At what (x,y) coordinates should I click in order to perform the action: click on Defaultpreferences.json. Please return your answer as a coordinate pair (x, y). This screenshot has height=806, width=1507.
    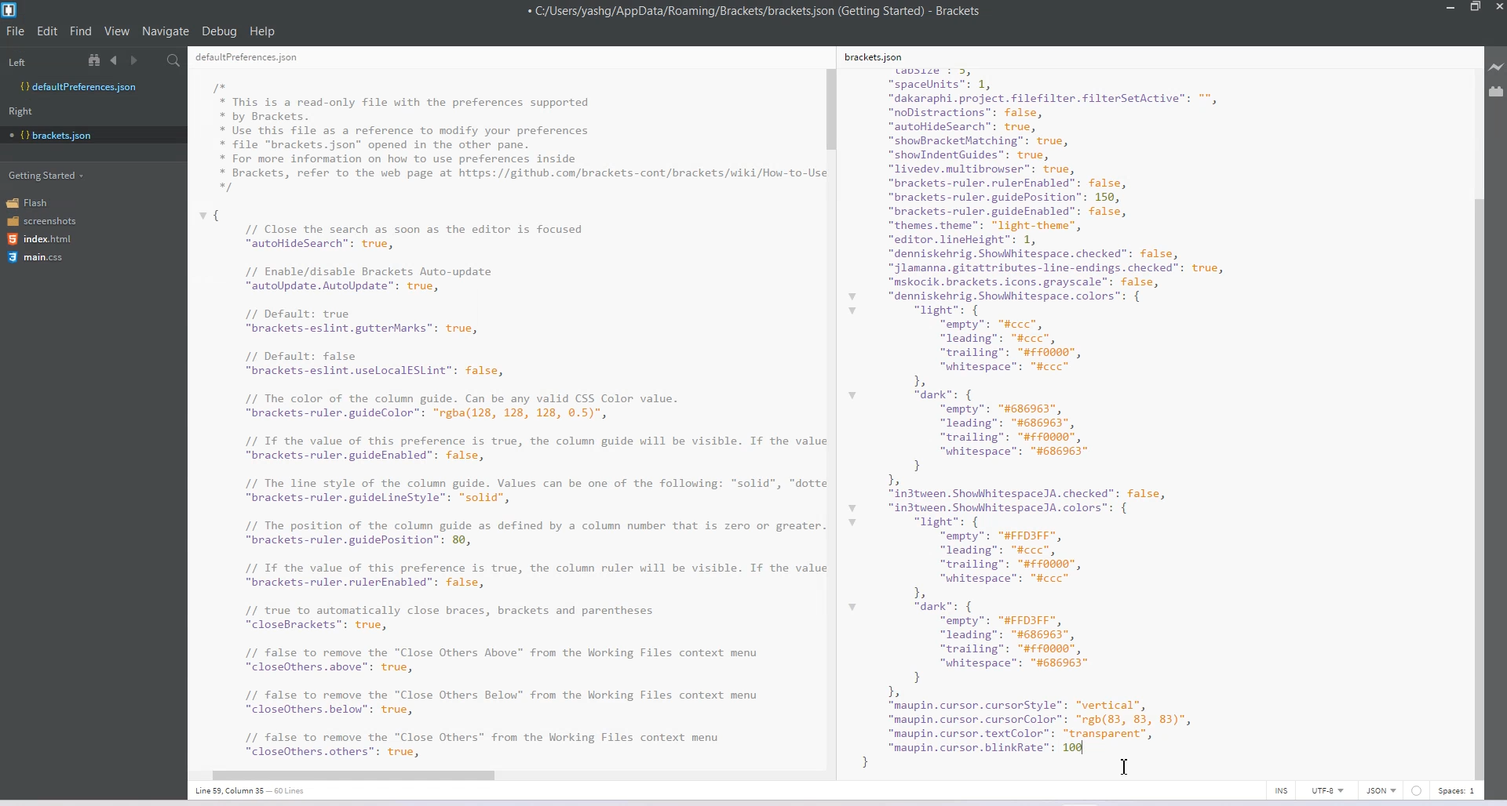
    Looking at the image, I should click on (93, 87).